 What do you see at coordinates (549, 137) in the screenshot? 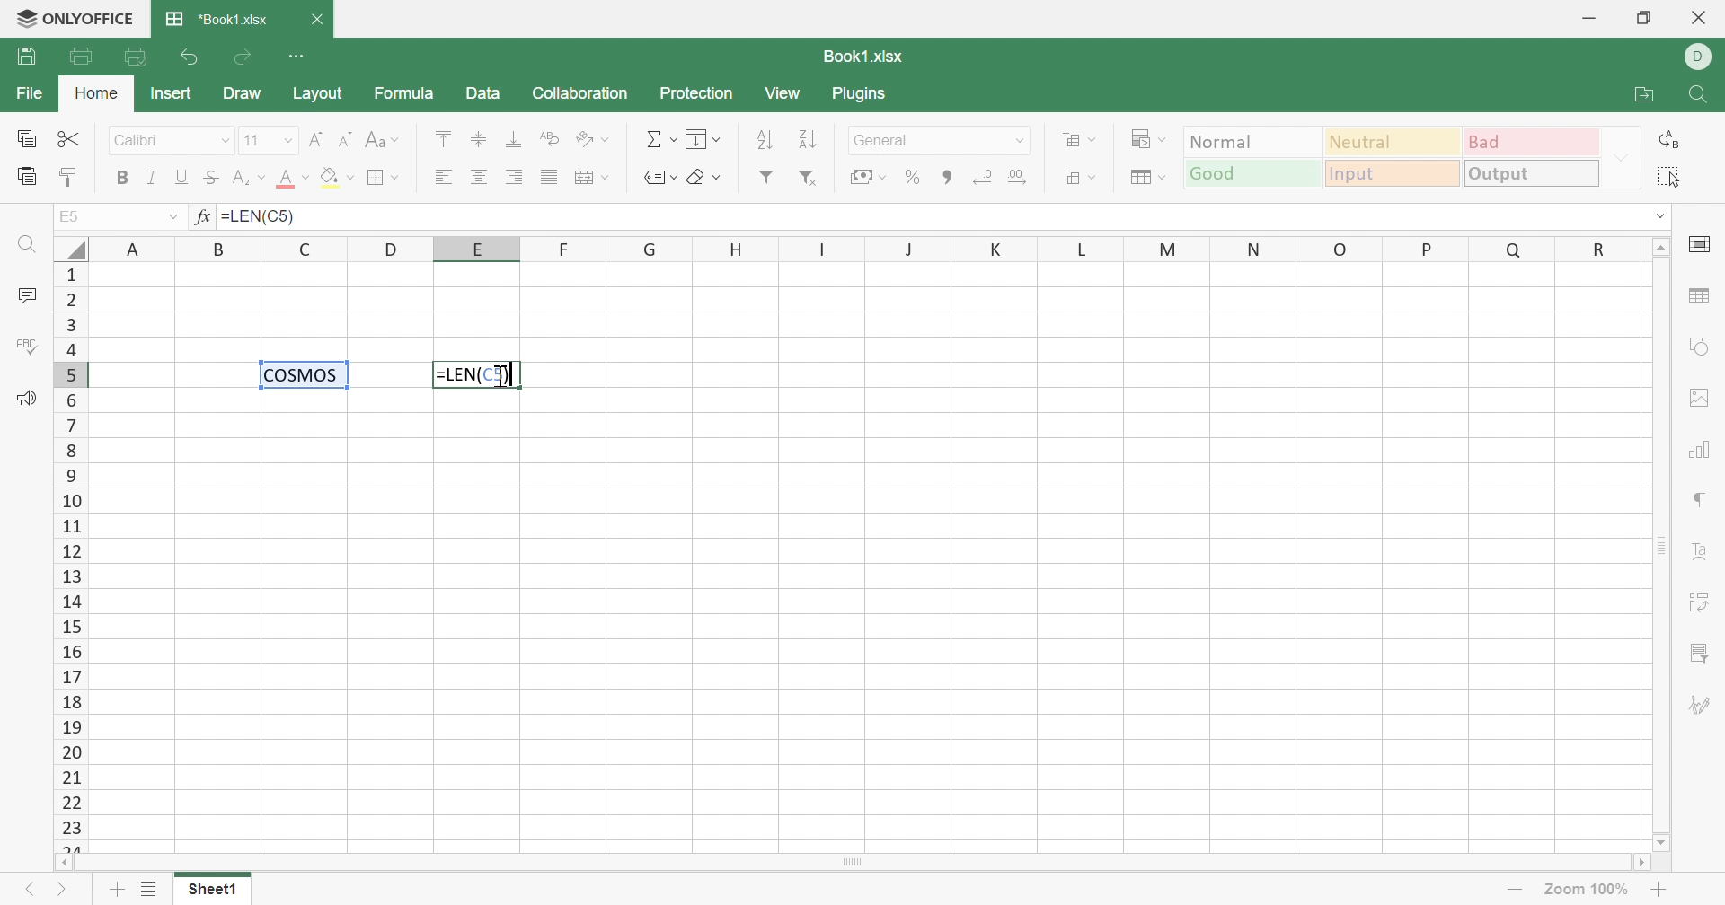
I see `Wrap text` at bounding box center [549, 137].